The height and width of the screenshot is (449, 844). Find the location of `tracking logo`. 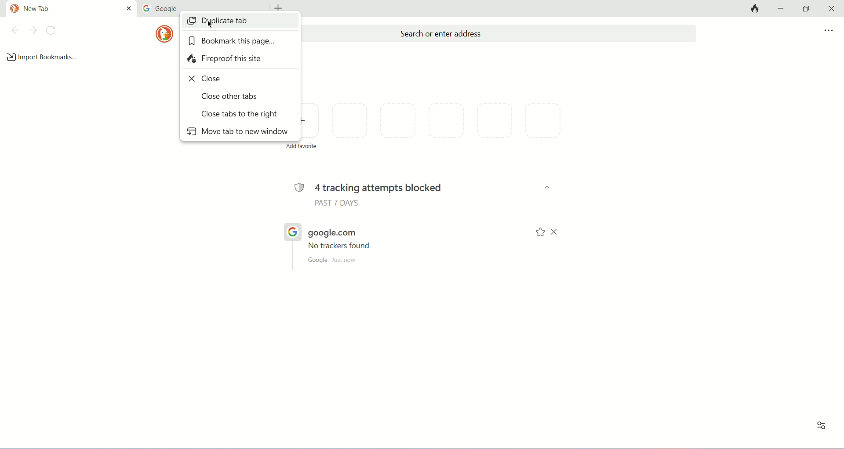

tracking logo is located at coordinates (299, 187).